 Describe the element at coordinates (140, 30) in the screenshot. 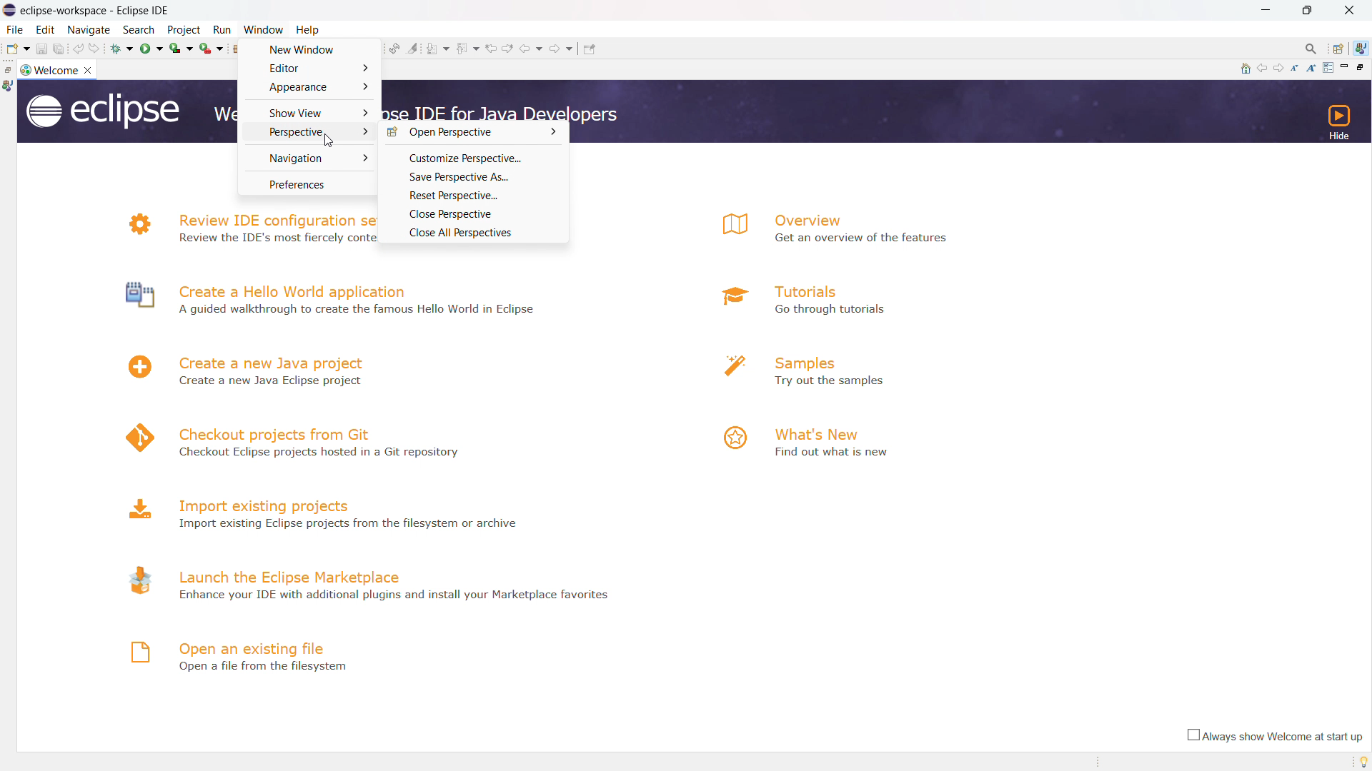

I see `search` at that location.